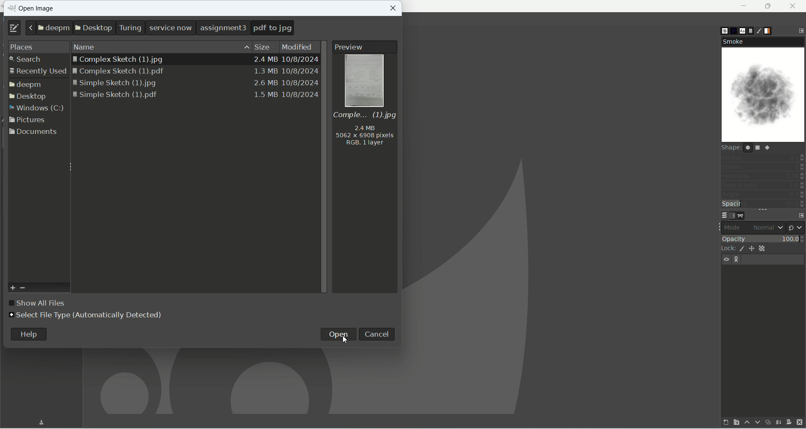 This screenshot has width=806, height=429. What do you see at coordinates (743, 31) in the screenshot?
I see `fonts` at bounding box center [743, 31].